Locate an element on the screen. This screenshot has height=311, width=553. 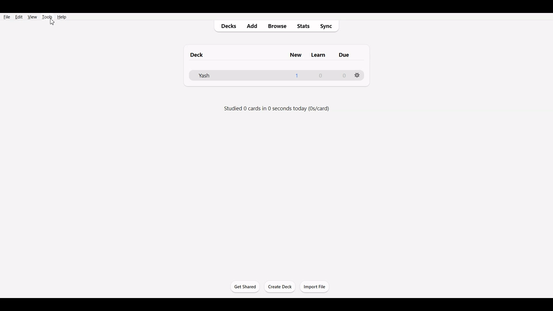
Create Deck is located at coordinates (280, 287).